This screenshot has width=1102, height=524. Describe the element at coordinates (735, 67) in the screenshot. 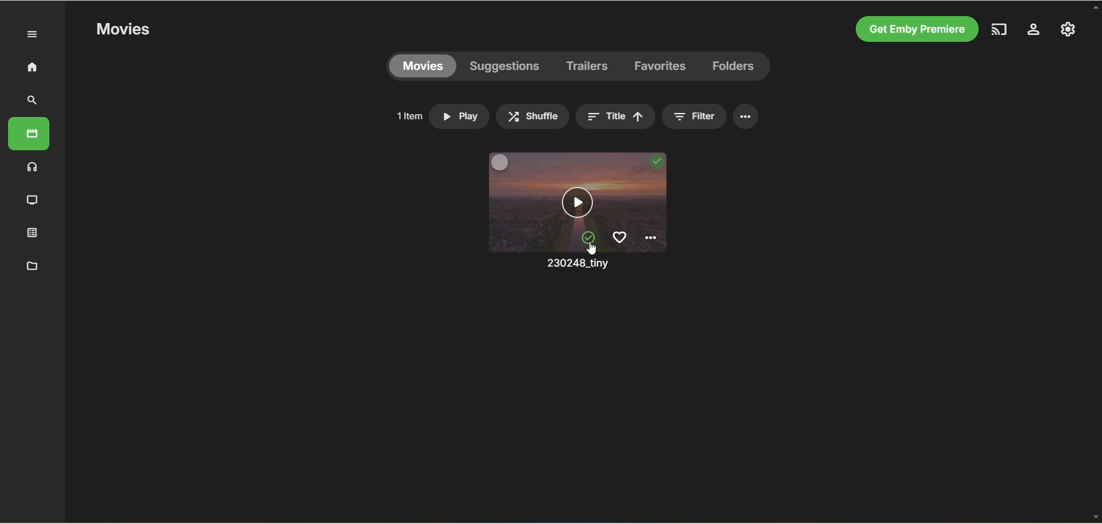

I see `folders` at that location.